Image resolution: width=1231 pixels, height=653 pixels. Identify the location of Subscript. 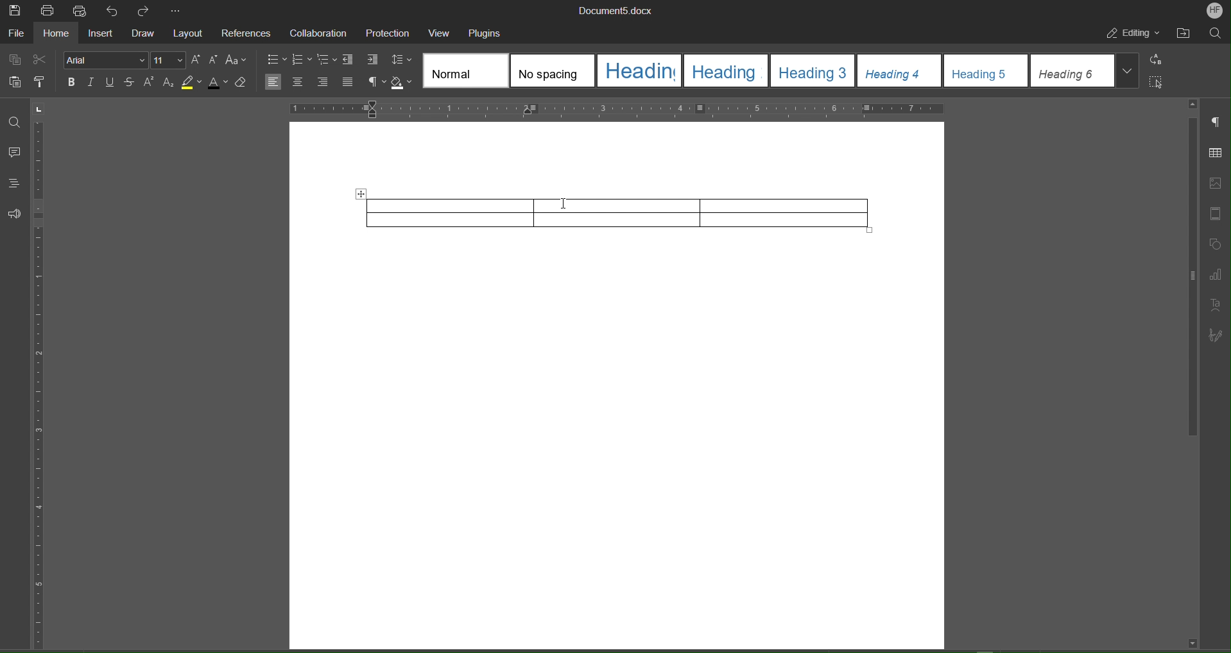
(169, 83).